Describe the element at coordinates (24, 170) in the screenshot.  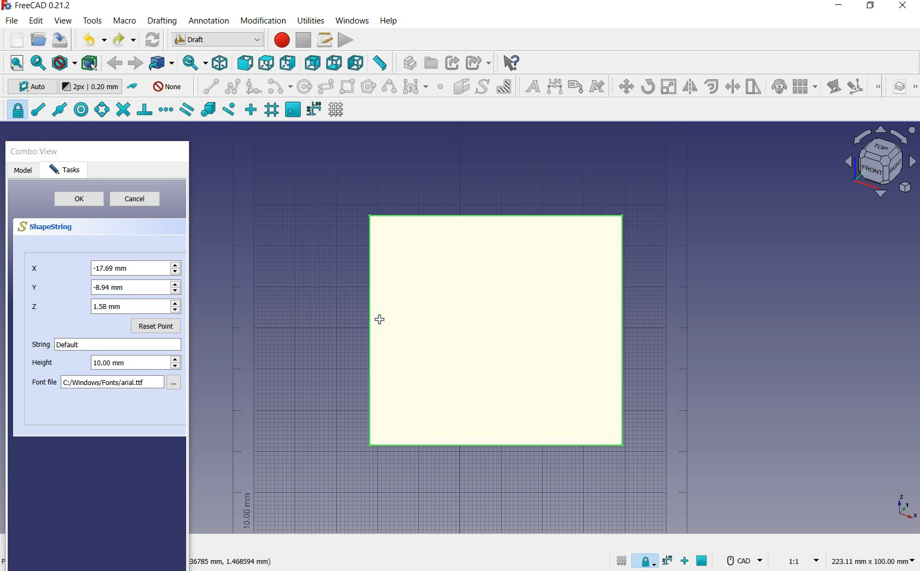
I see `model` at that location.